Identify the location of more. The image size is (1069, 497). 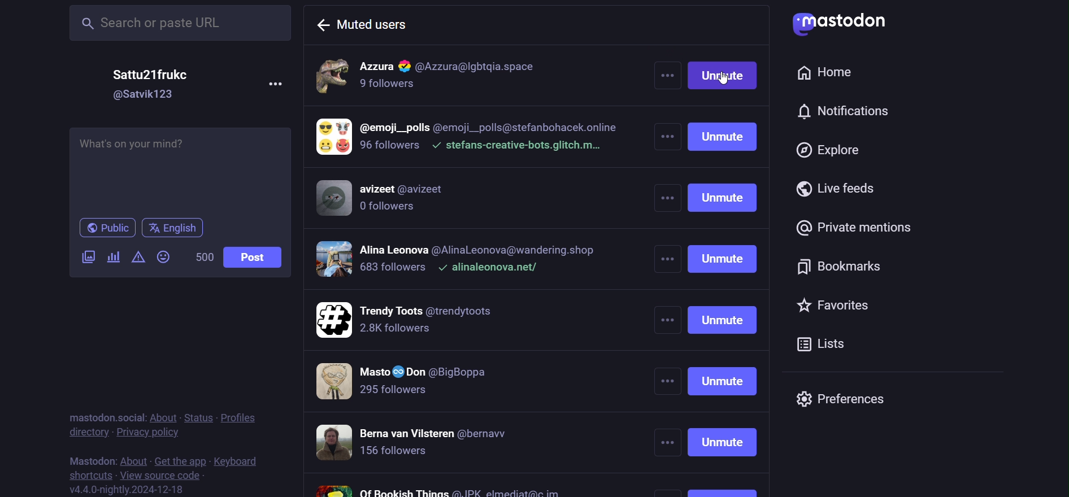
(666, 276).